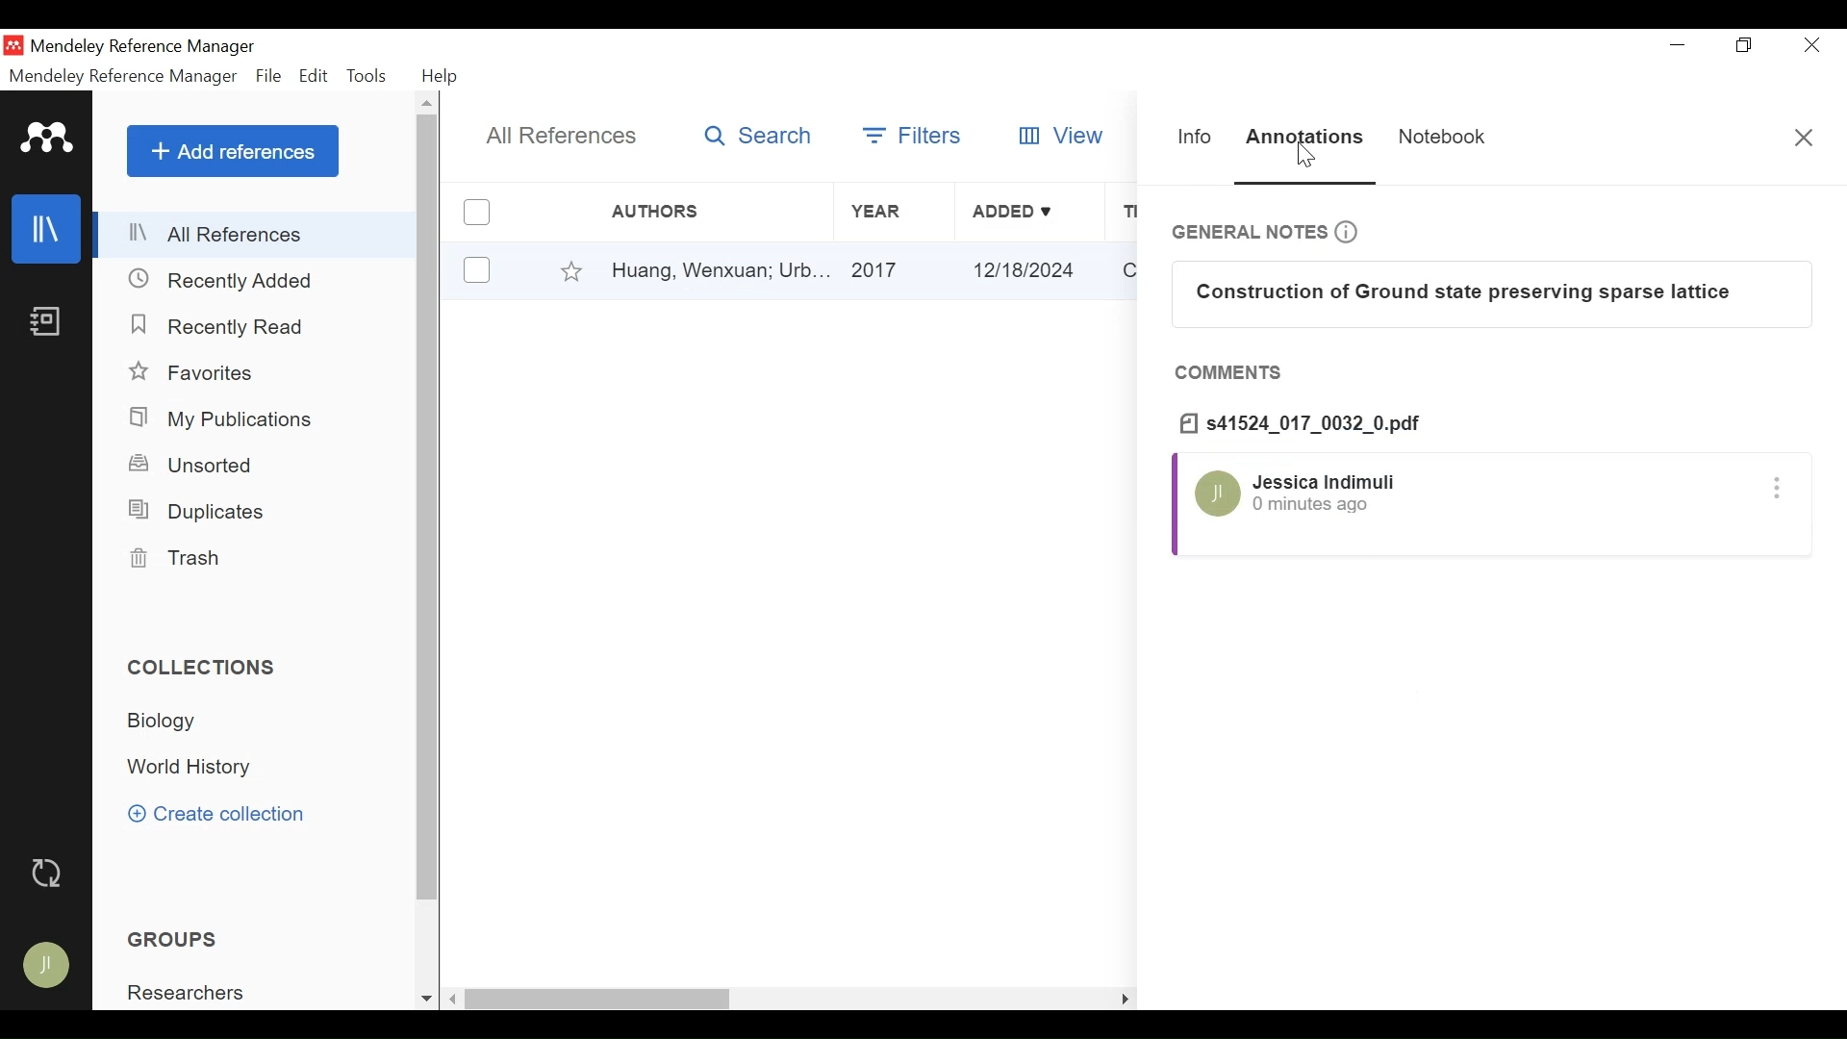  Describe the element at coordinates (1196, 139) in the screenshot. I see `Information` at that location.